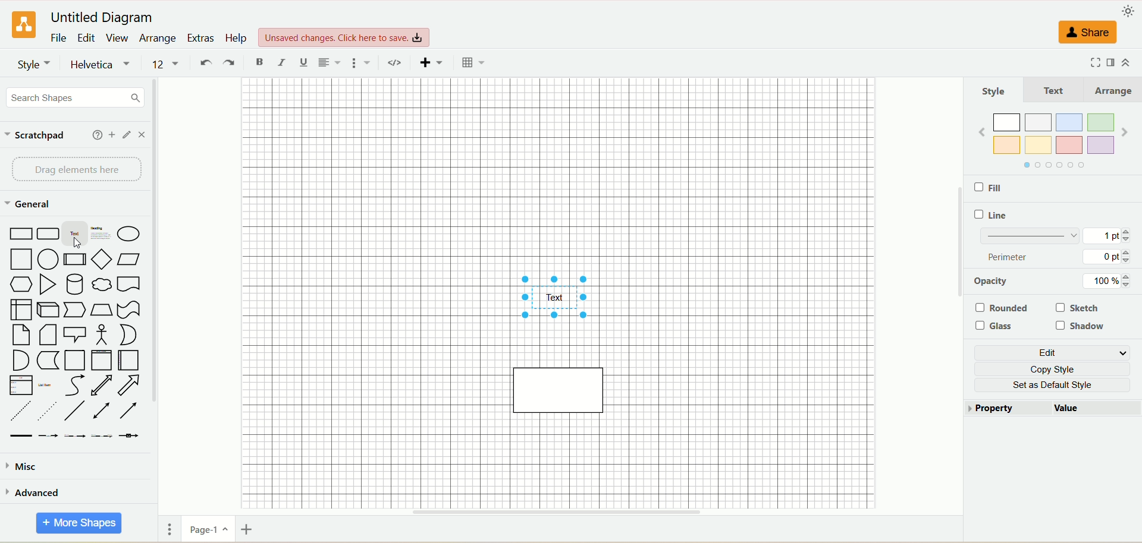  I want to click on document, so click(128, 284).